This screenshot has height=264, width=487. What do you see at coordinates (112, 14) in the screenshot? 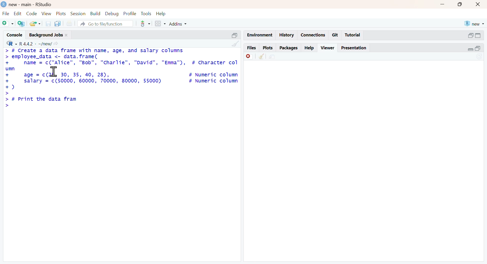
I see `Debug` at bounding box center [112, 14].